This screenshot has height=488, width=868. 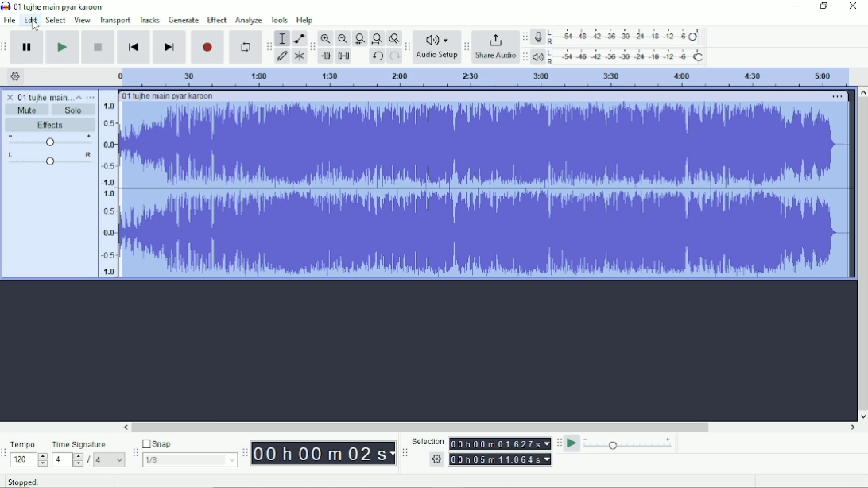 What do you see at coordinates (405, 453) in the screenshot?
I see `Audacity selection toolbar` at bounding box center [405, 453].